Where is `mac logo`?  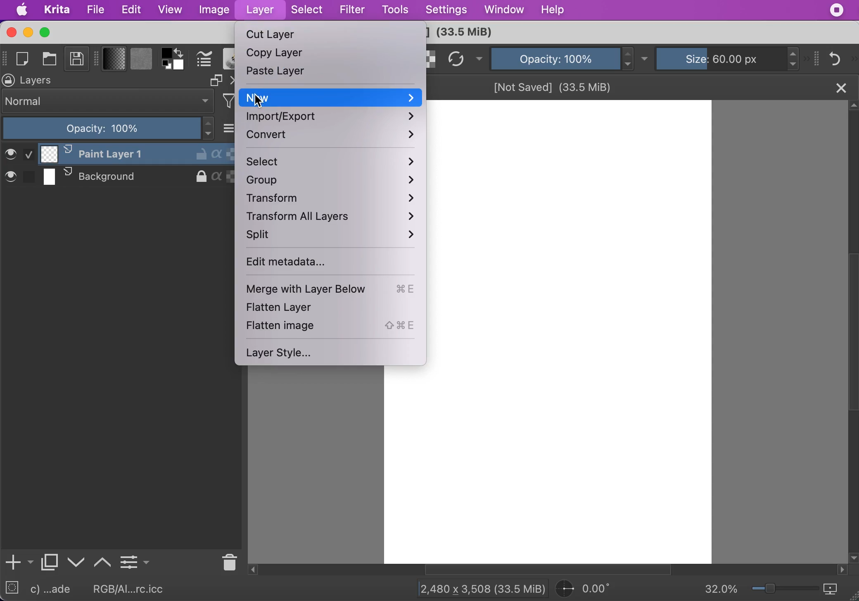 mac logo is located at coordinates (23, 11).